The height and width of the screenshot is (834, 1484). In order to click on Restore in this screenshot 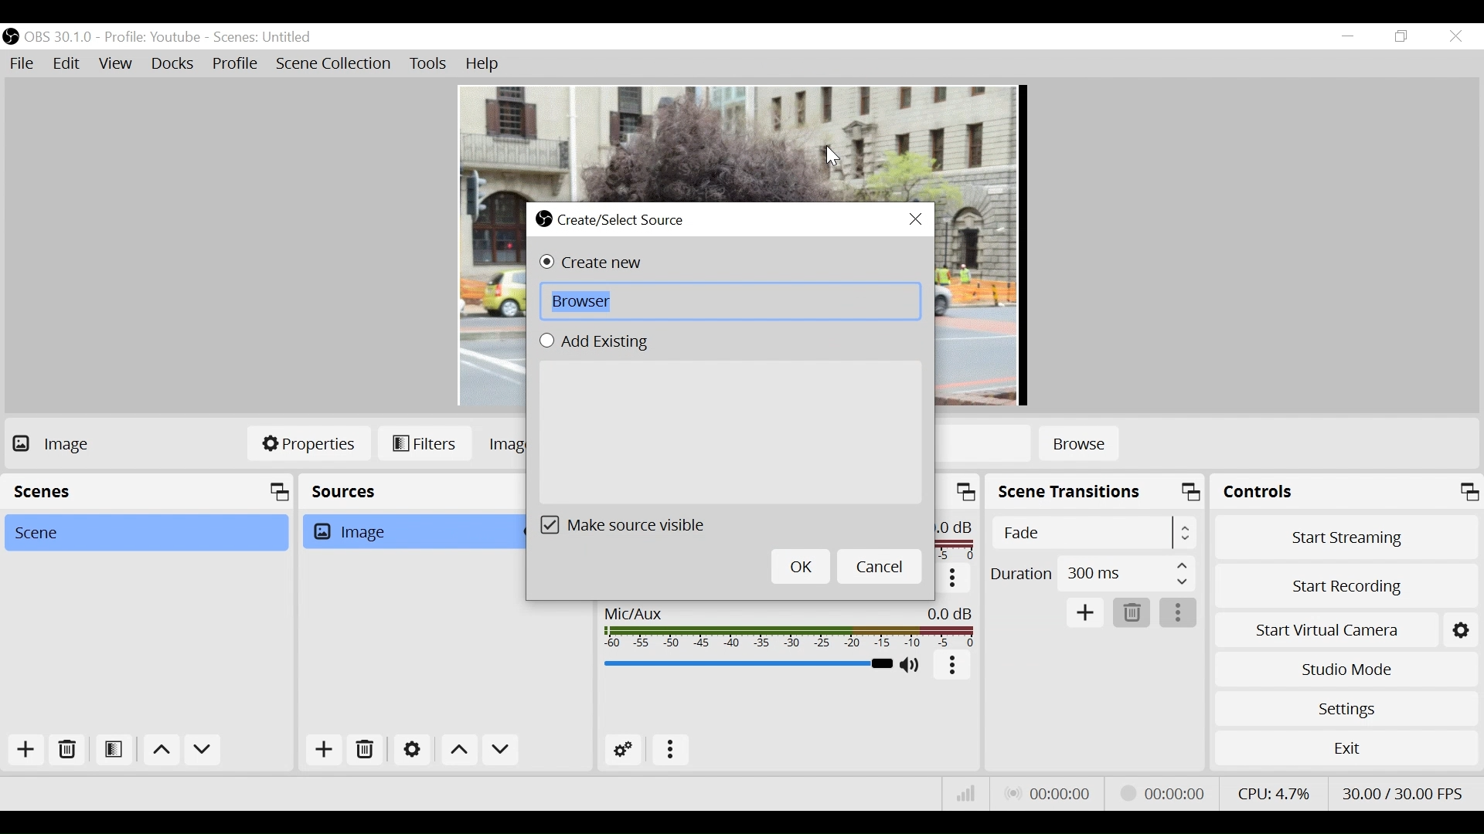, I will do `click(1404, 37)`.